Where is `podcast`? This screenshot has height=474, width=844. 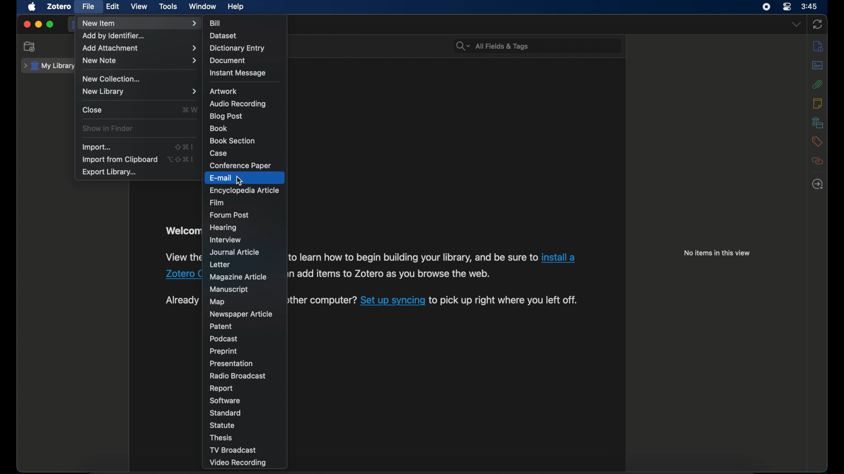 podcast is located at coordinates (226, 338).